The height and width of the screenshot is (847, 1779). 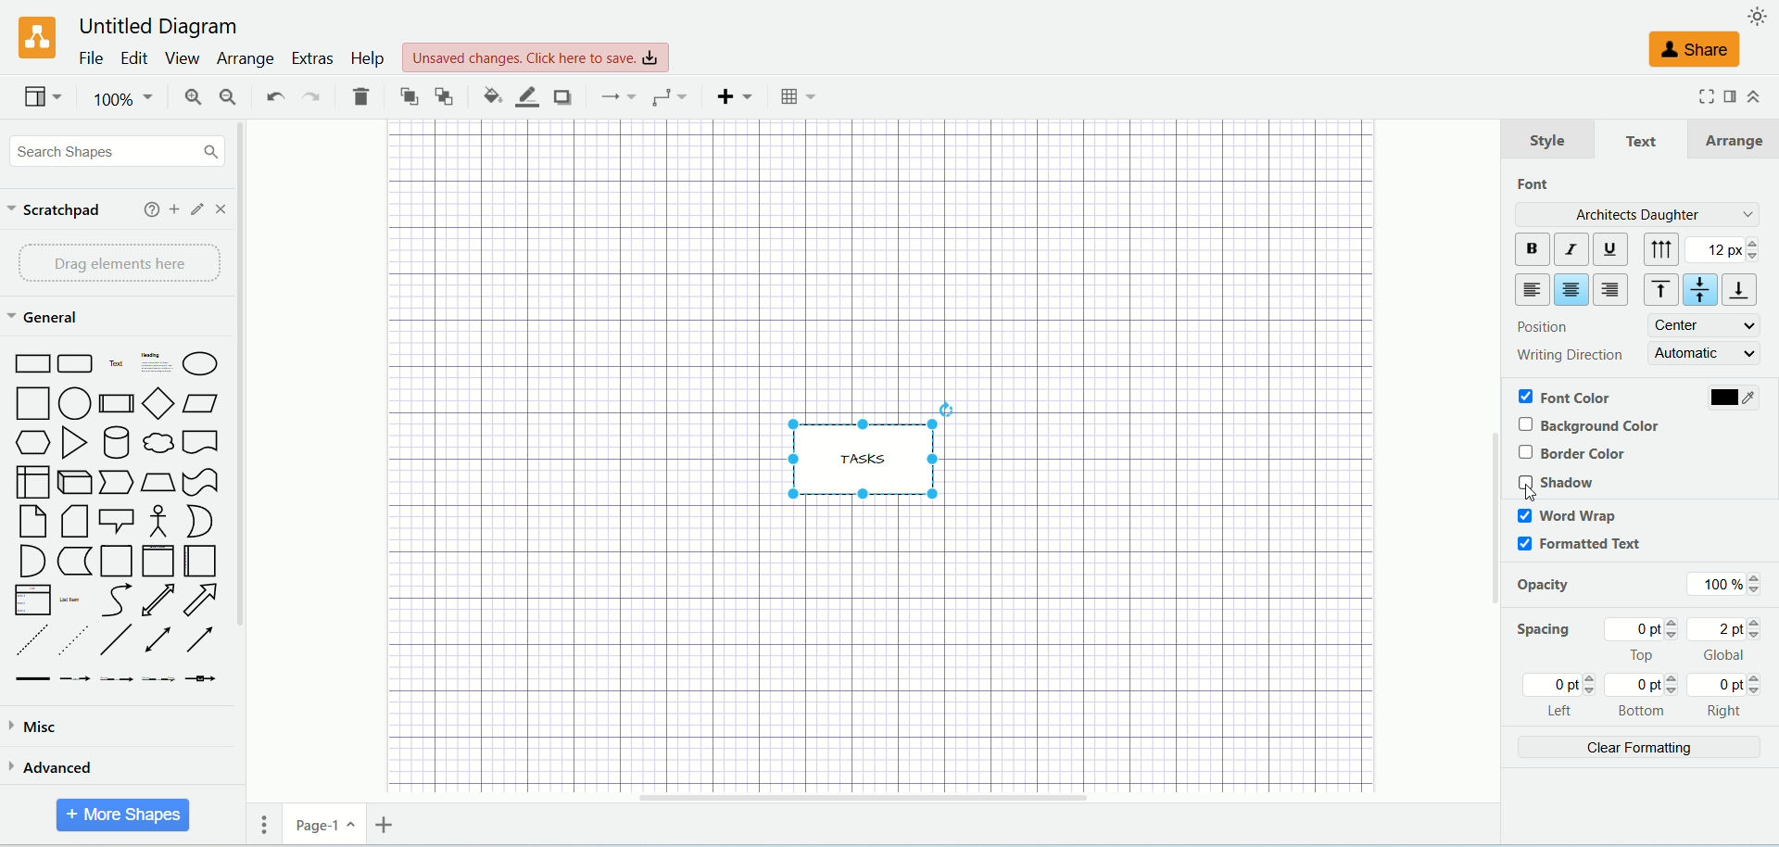 I want to click on Connector with label, so click(x=74, y=679).